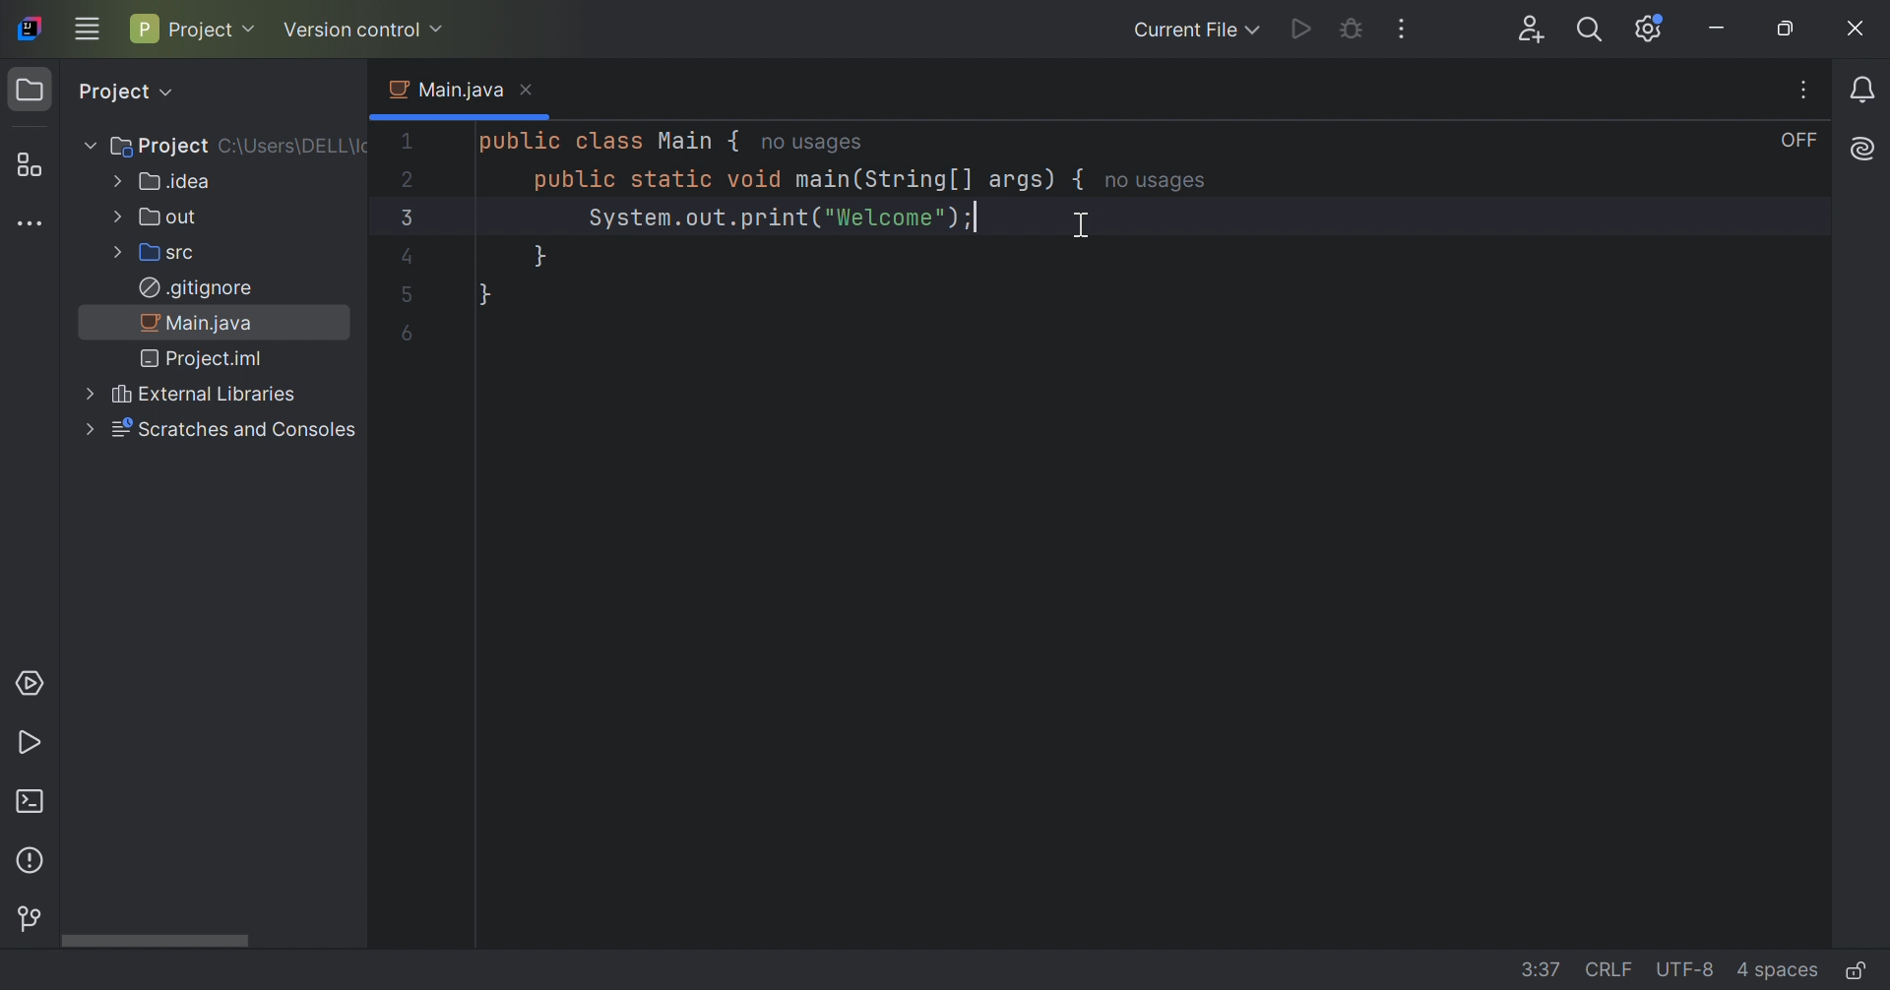 Image resolution: width=1890 pixels, height=990 pixels. I want to click on Code With Me, so click(1535, 31).